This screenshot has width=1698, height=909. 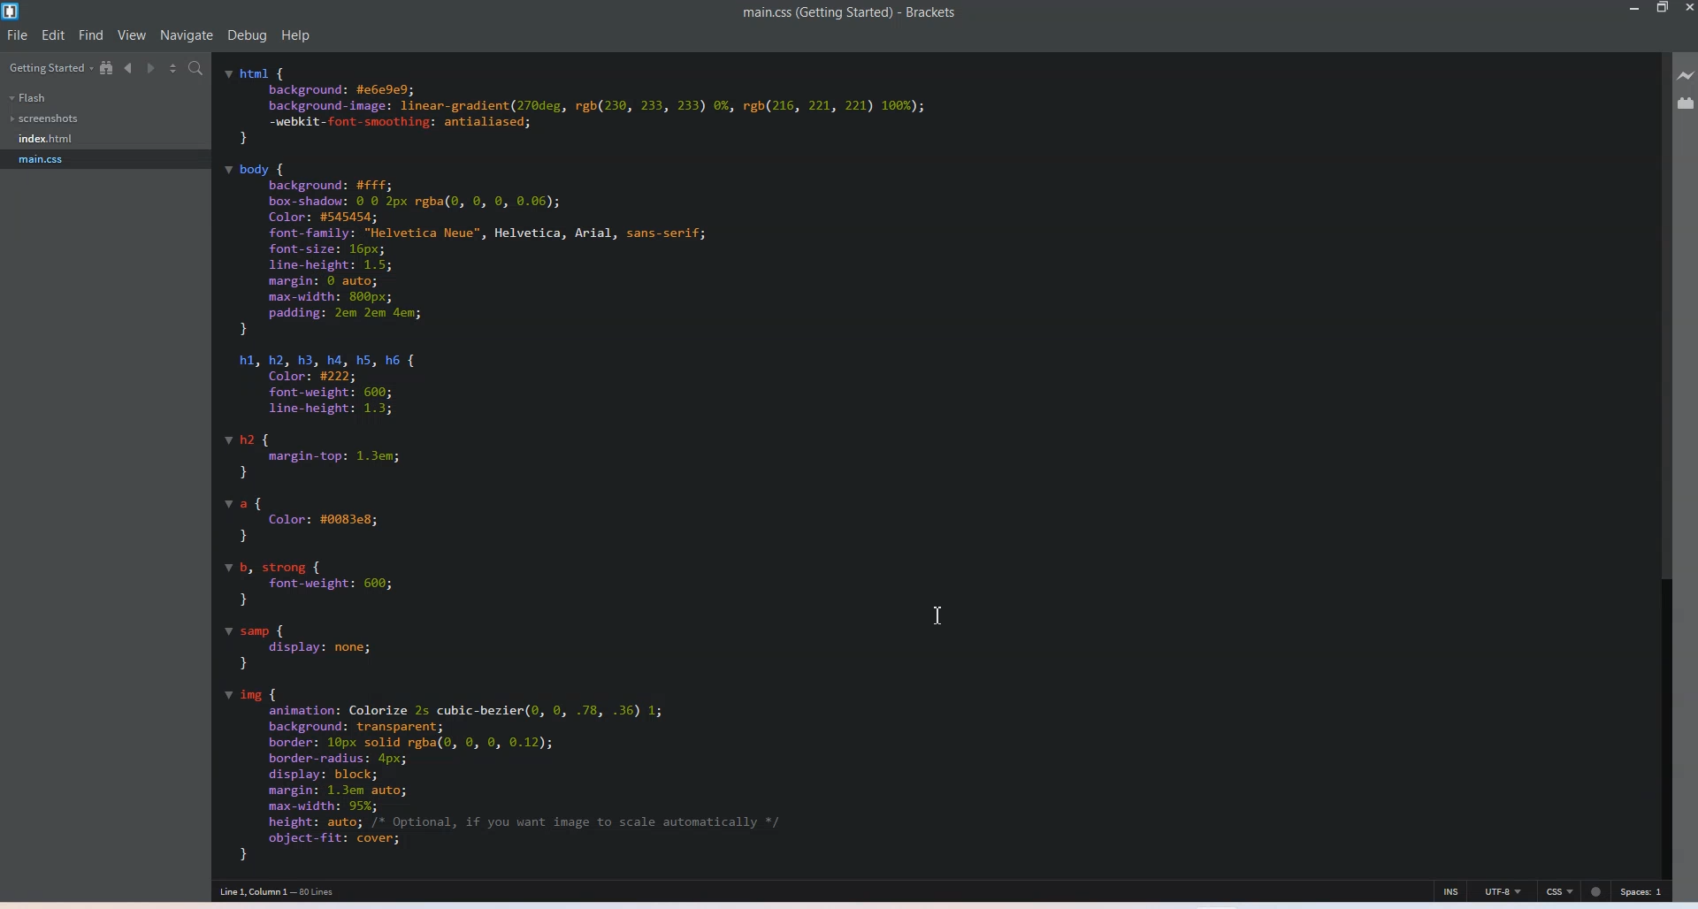 What do you see at coordinates (197, 69) in the screenshot?
I see `Find In files` at bounding box center [197, 69].